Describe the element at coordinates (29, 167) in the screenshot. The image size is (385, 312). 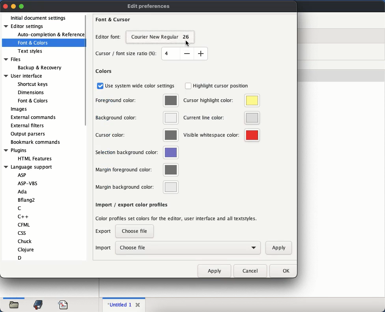
I see `Language support` at that location.